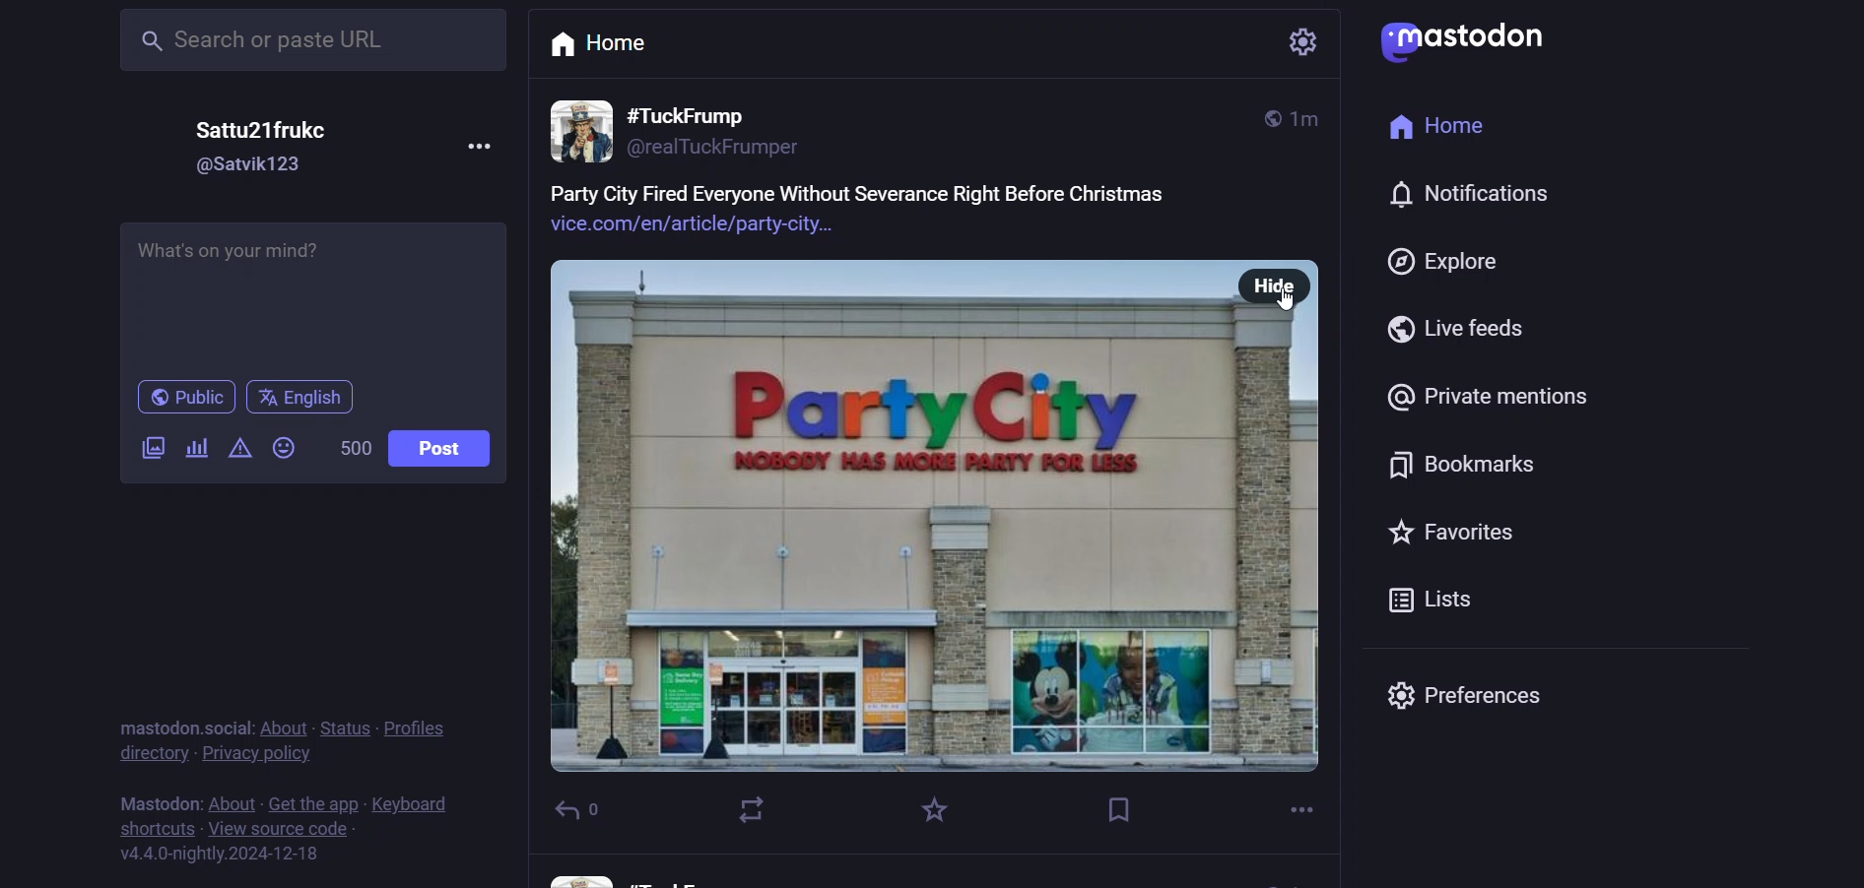 The image size is (1864, 888). What do you see at coordinates (279, 829) in the screenshot?
I see `View source code` at bounding box center [279, 829].